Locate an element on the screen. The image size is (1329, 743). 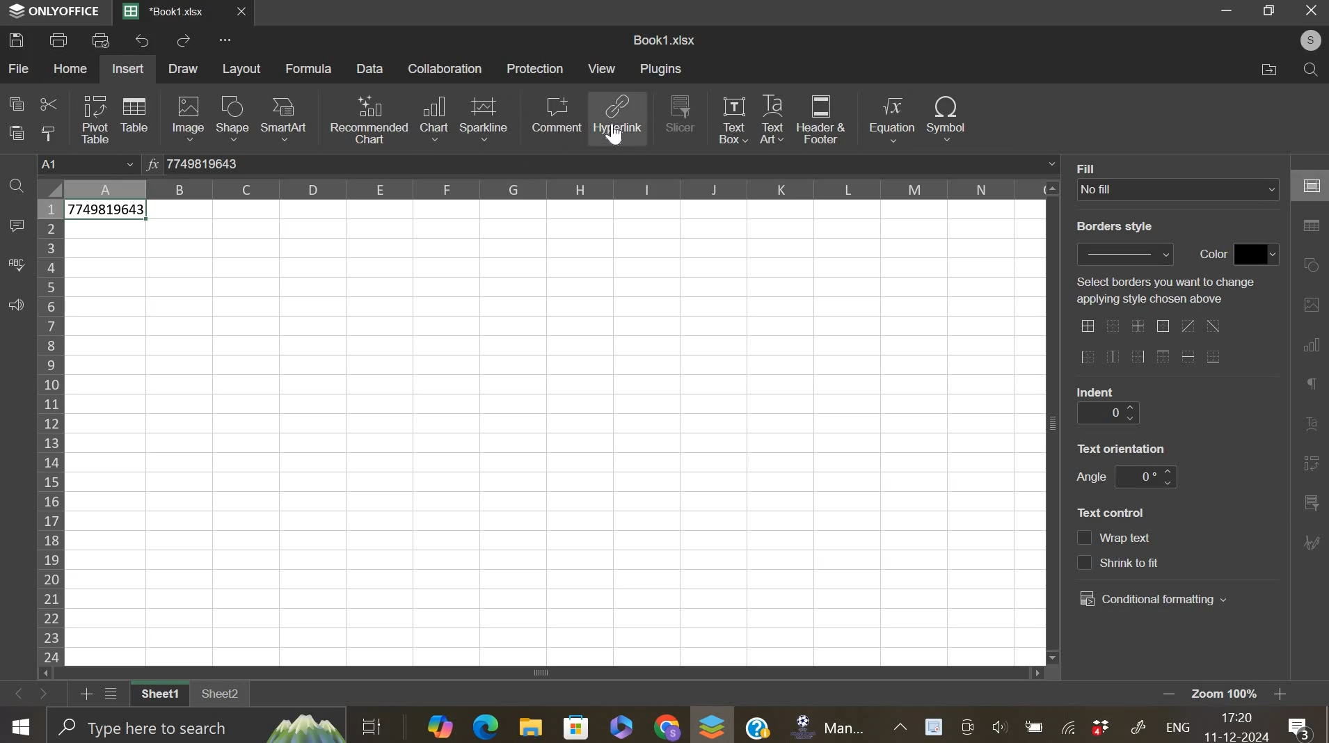
protection is located at coordinates (535, 68).